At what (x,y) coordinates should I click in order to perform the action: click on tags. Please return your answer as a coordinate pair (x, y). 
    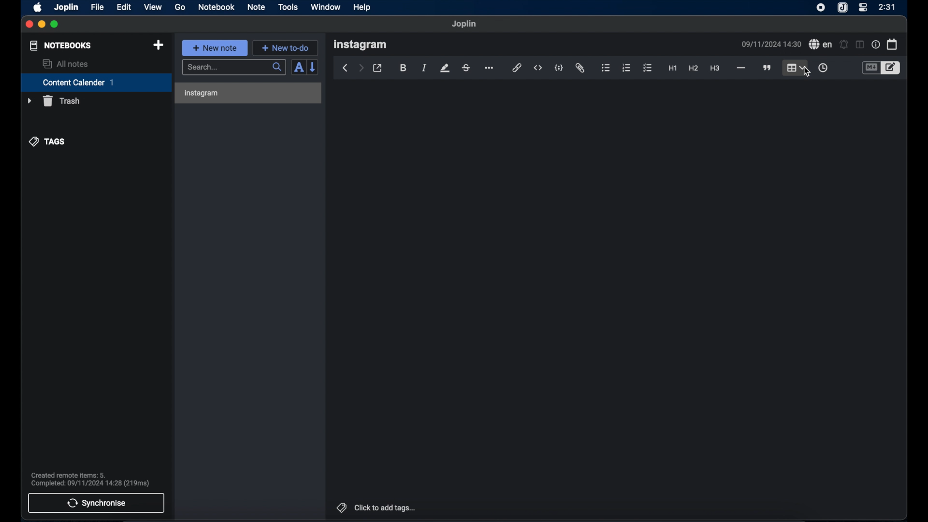
    Looking at the image, I should click on (47, 142).